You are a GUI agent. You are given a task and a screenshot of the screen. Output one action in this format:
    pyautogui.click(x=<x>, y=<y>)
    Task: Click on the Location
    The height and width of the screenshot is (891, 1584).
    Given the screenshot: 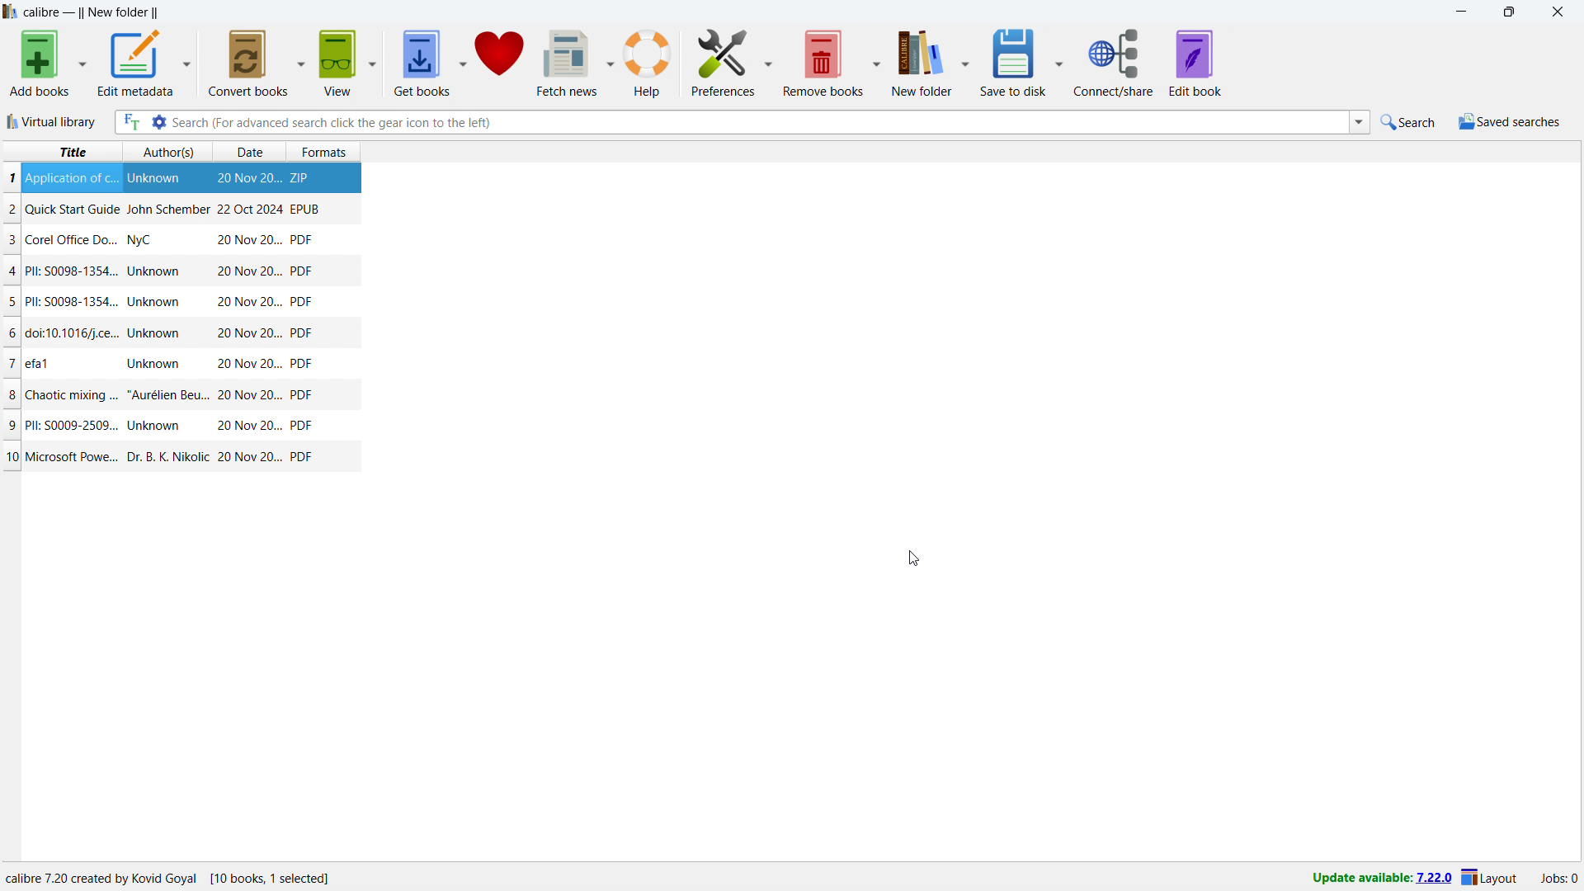 What is the action you would take?
    pyautogui.click(x=182, y=879)
    